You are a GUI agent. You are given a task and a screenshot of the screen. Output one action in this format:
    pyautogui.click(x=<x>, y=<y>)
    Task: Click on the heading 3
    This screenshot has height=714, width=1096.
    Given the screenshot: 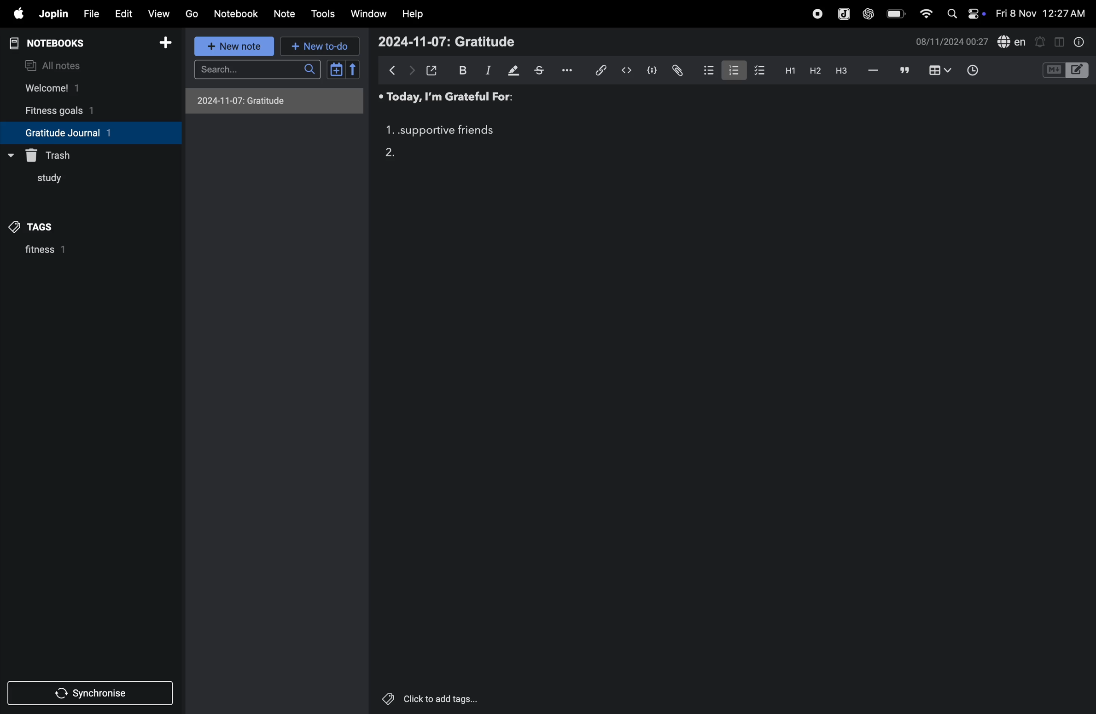 What is the action you would take?
    pyautogui.click(x=844, y=73)
    